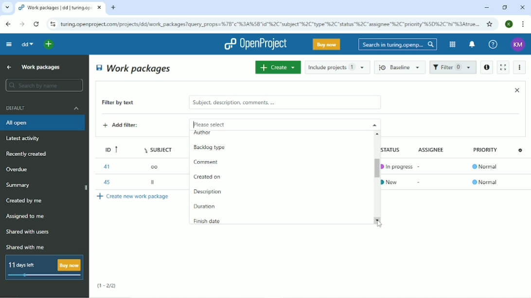  I want to click on Activate zen mode, so click(502, 67).